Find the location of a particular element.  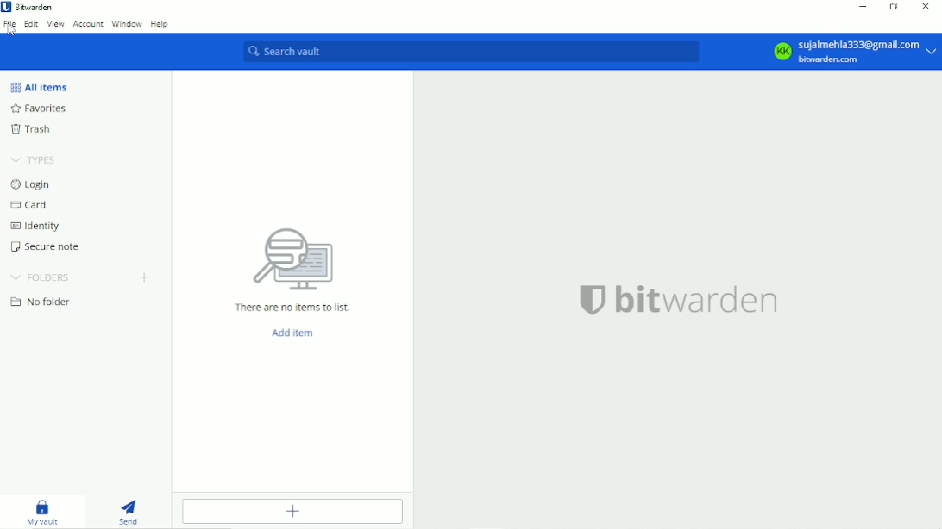

Favorites is located at coordinates (44, 109).